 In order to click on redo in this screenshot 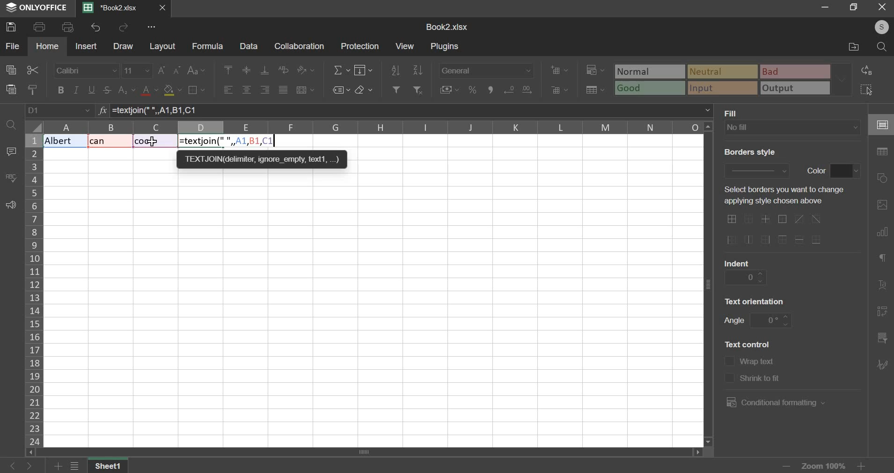, I will do `click(125, 28)`.